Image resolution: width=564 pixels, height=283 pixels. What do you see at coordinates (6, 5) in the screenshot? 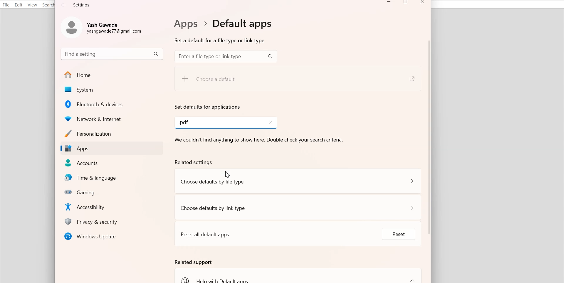
I see `File` at bounding box center [6, 5].